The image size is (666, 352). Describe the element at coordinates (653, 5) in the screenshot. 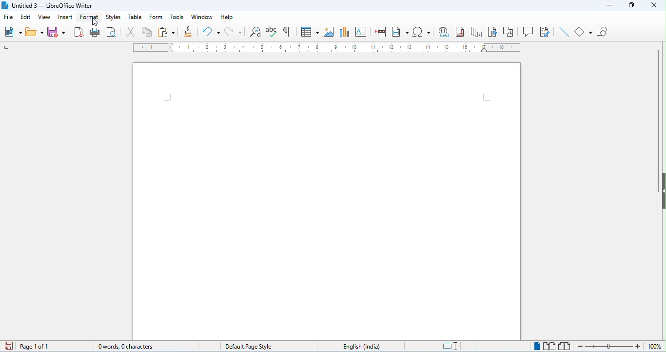

I see `close` at that location.